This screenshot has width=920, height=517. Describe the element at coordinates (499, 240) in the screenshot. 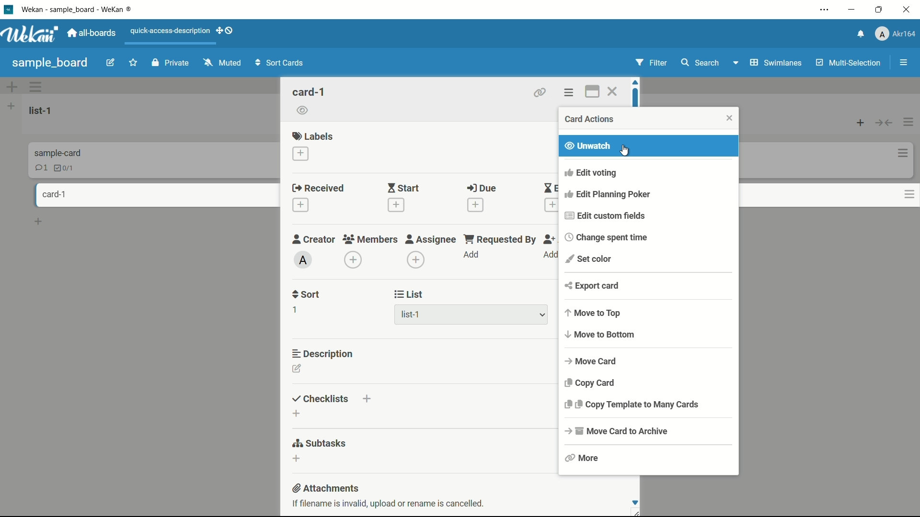

I see `requested by` at that location.